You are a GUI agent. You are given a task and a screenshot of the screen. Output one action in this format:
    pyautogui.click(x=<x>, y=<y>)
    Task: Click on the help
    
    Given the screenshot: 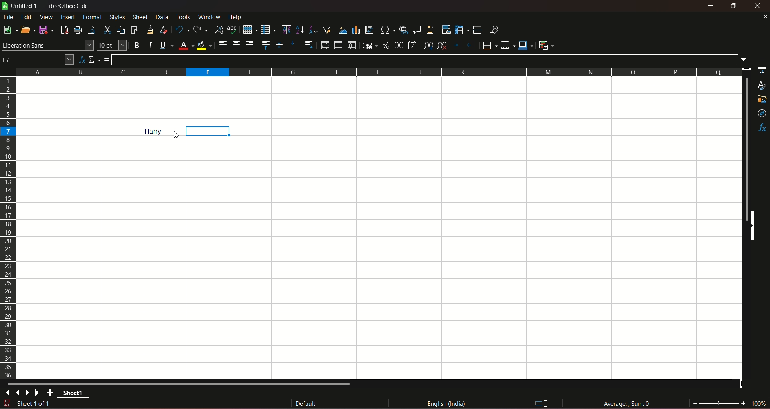 What is the action you would take?
    pyautogui.click(x=237, y=17)
    